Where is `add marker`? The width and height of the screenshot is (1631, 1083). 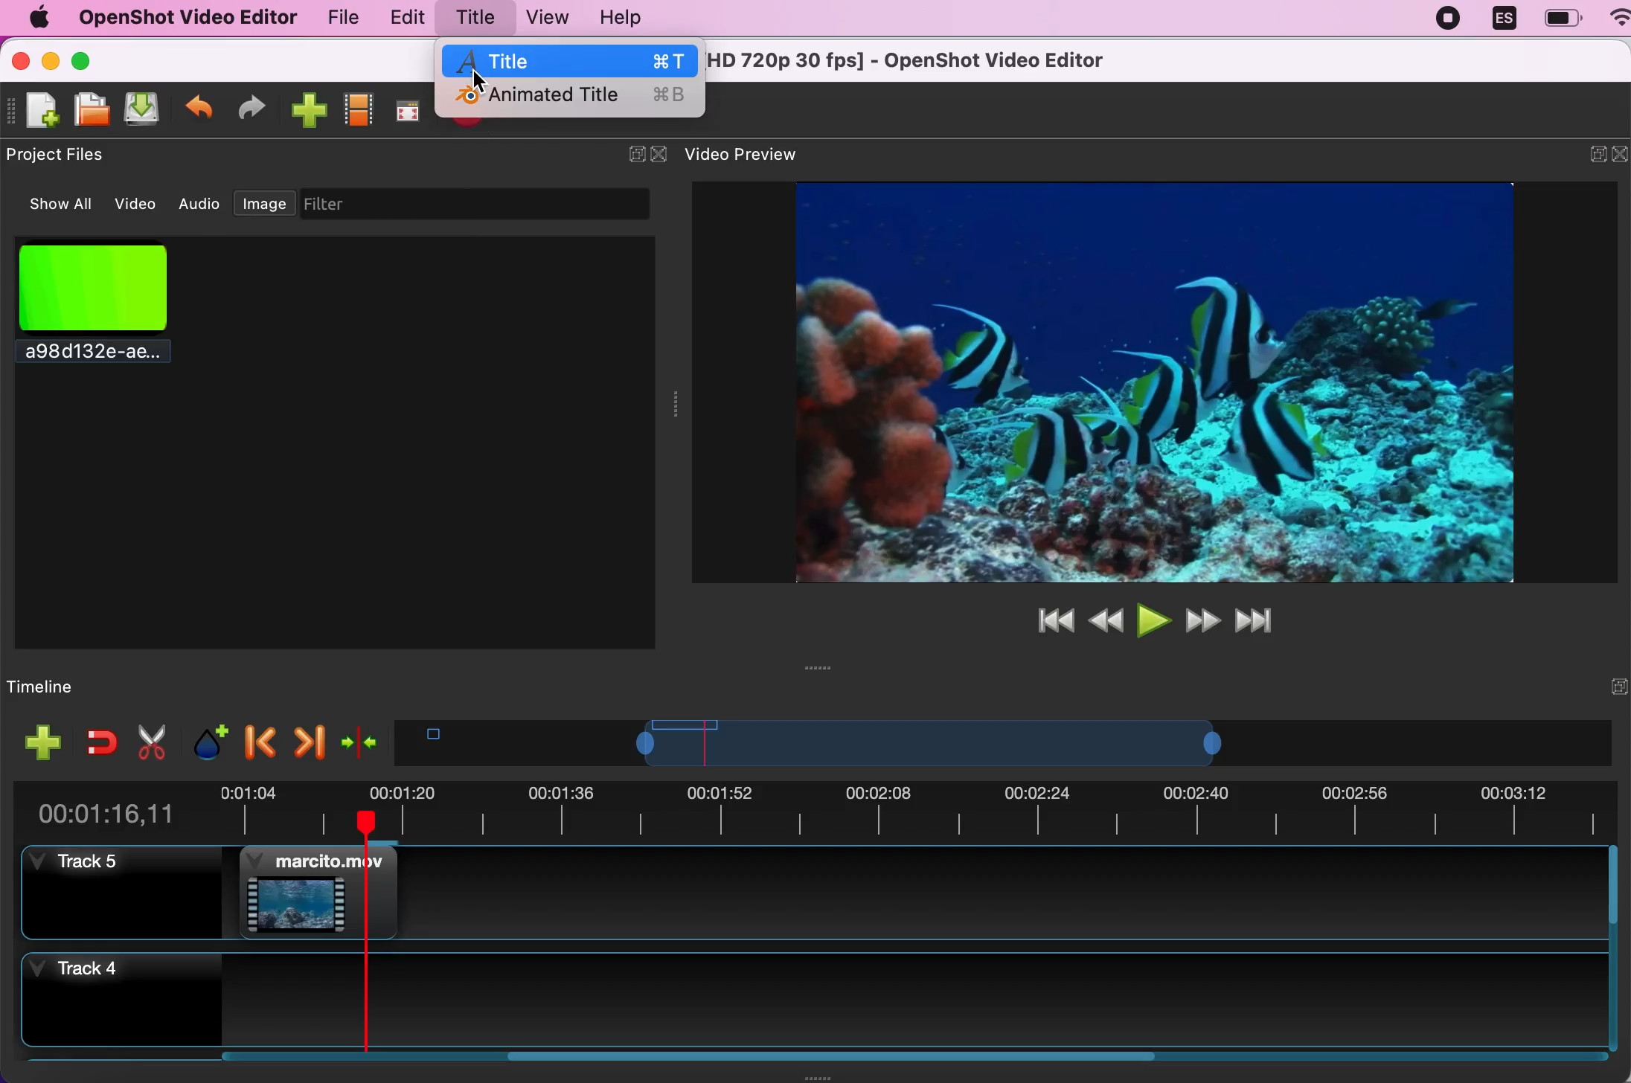 add marker is located at coordinates (204, 740).